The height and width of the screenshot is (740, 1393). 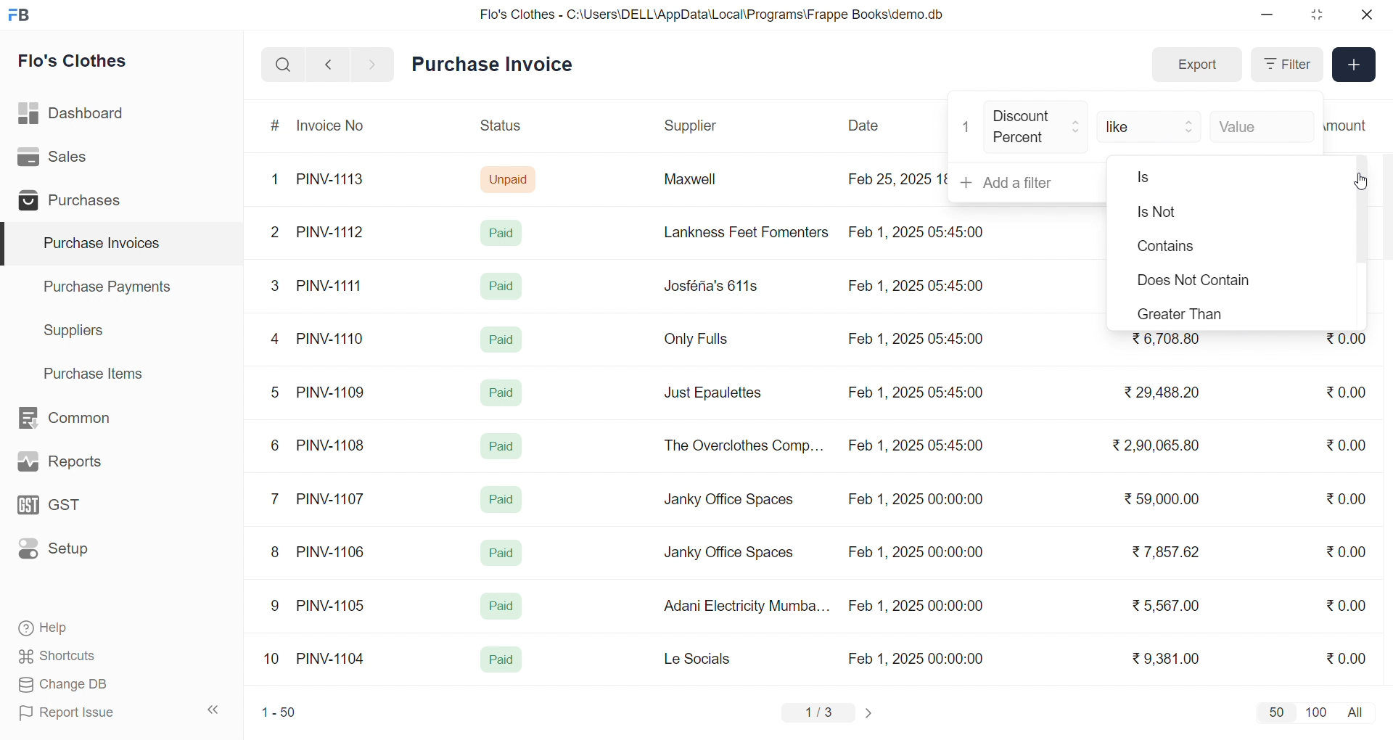 What do you see at coordinates (22, 16) in the screenshot?
I see `logo` at bounding box center [22, 16].